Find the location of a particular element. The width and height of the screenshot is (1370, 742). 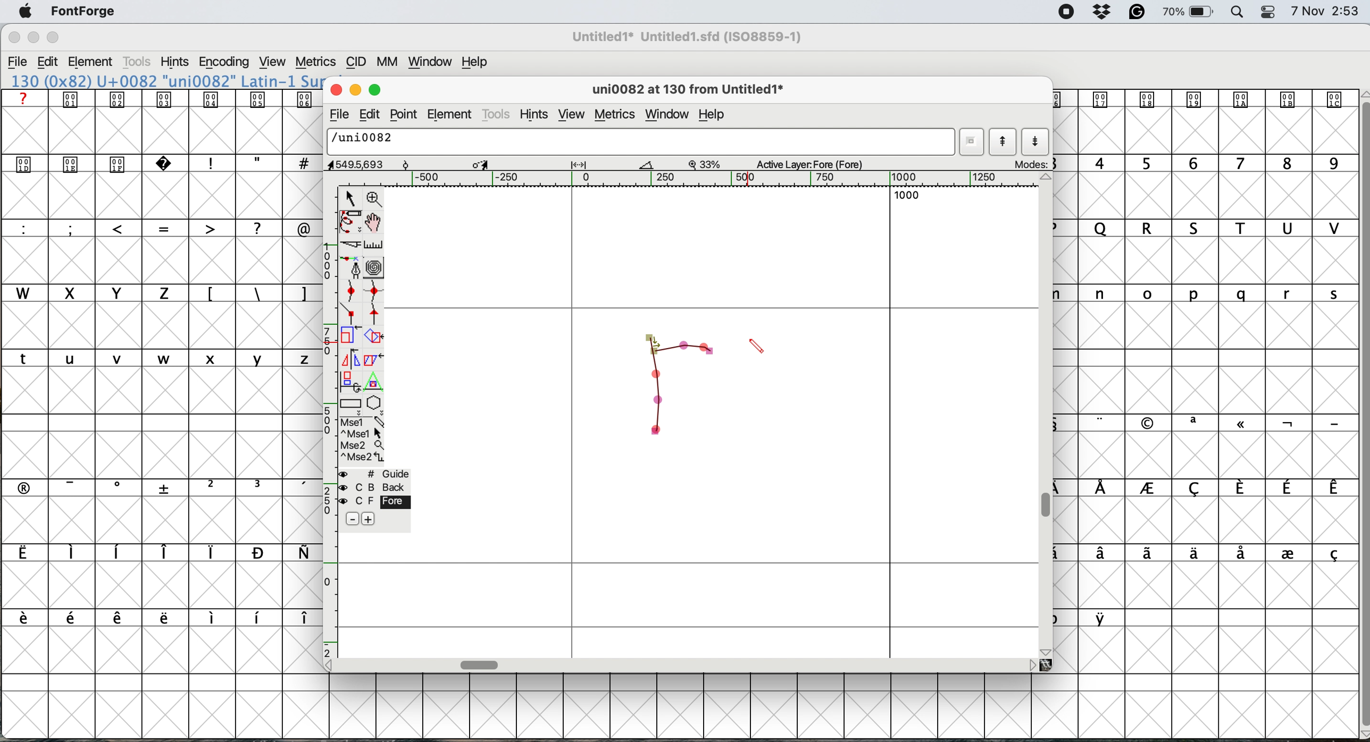

tools is located at coordinates (138, 62).